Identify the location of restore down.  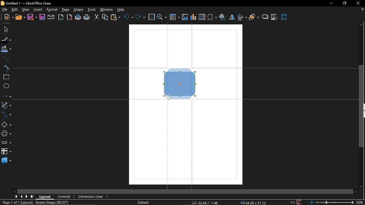
(343, 4).